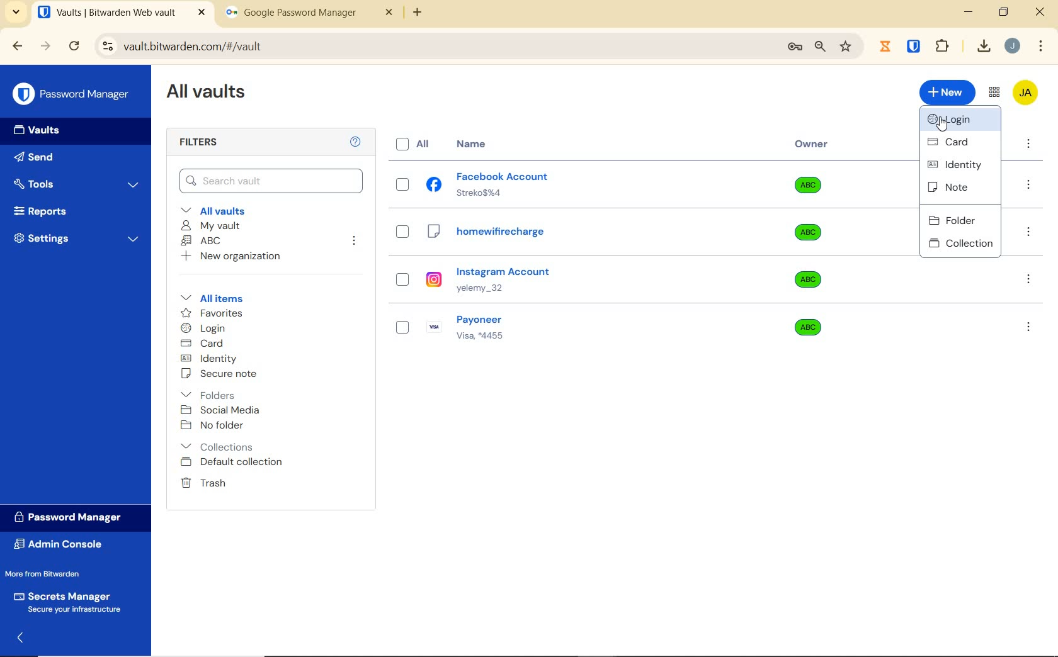  What do you see at coordinates (16, 46) in the screenshot?
I see `backward` at bounding box center [16, 46].